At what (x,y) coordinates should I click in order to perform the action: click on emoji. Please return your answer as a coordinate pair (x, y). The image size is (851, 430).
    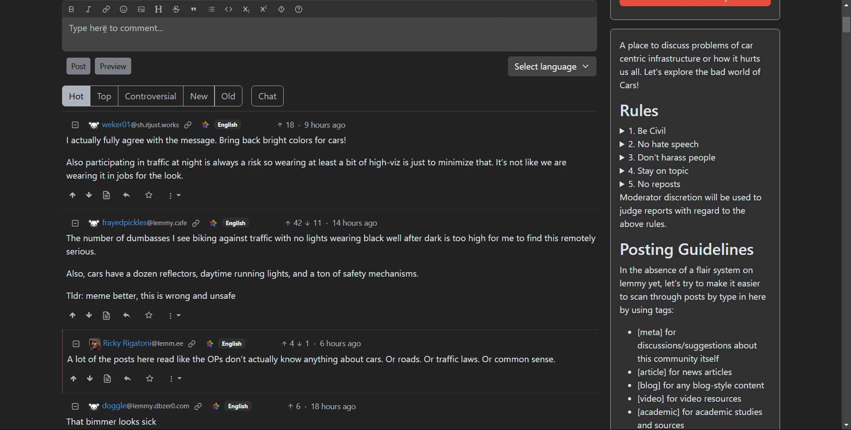
    Looking at the image, I should click on (124, 9).